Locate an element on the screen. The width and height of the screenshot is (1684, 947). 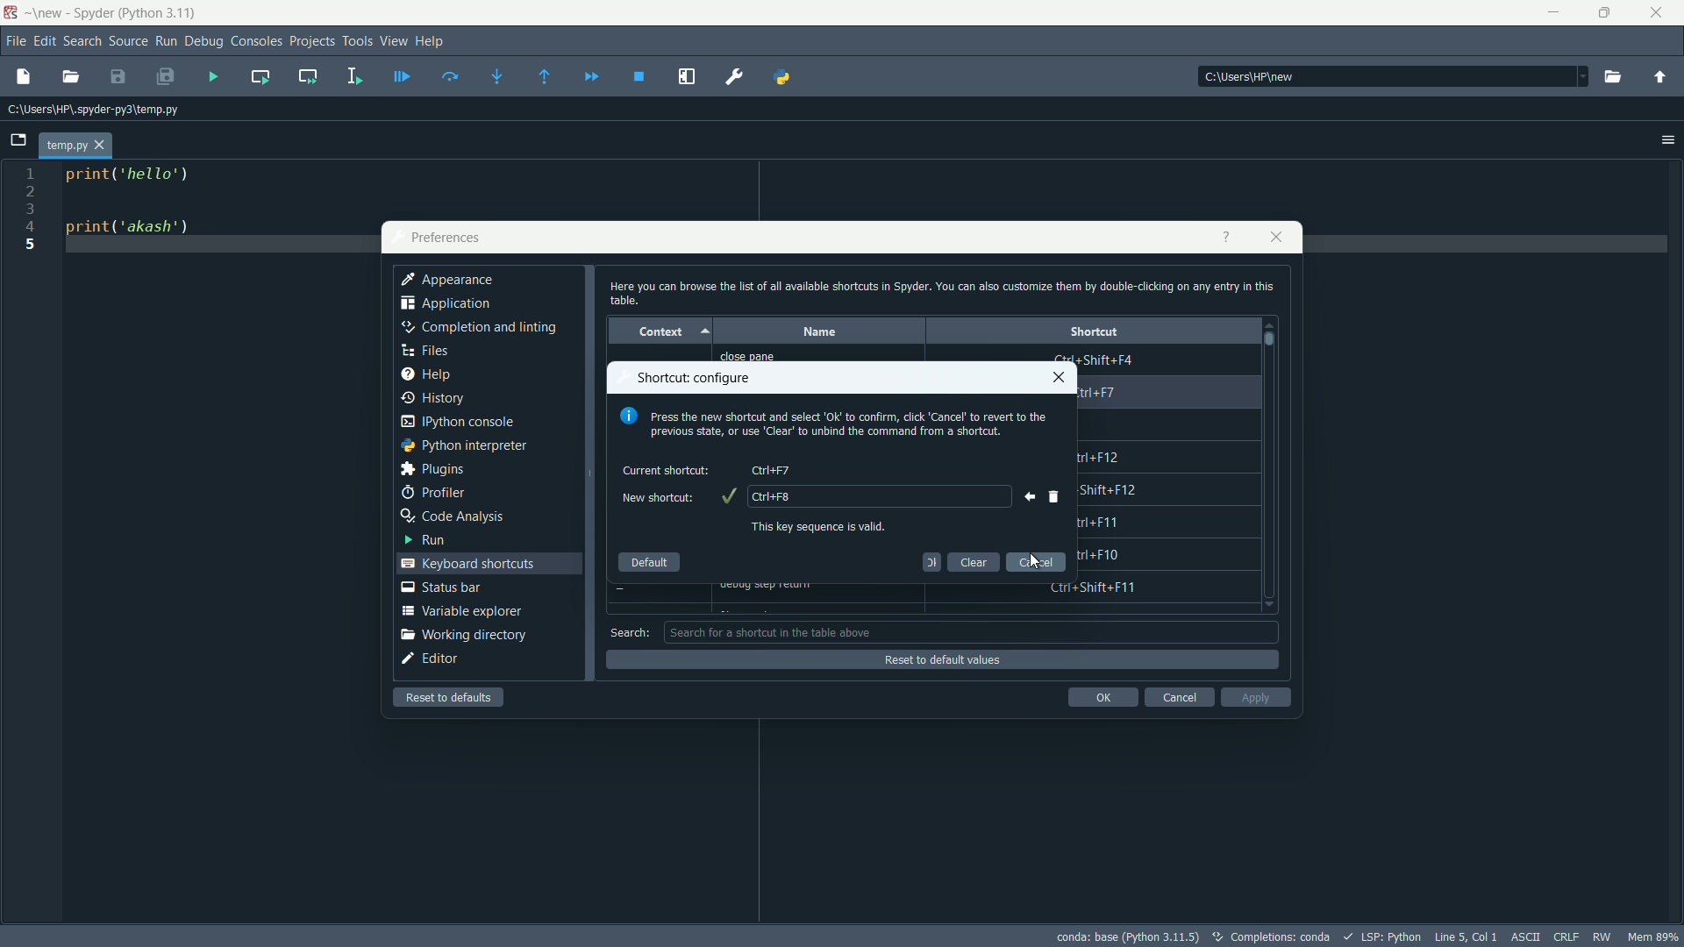
search bar is located at coordinates (972, 631).